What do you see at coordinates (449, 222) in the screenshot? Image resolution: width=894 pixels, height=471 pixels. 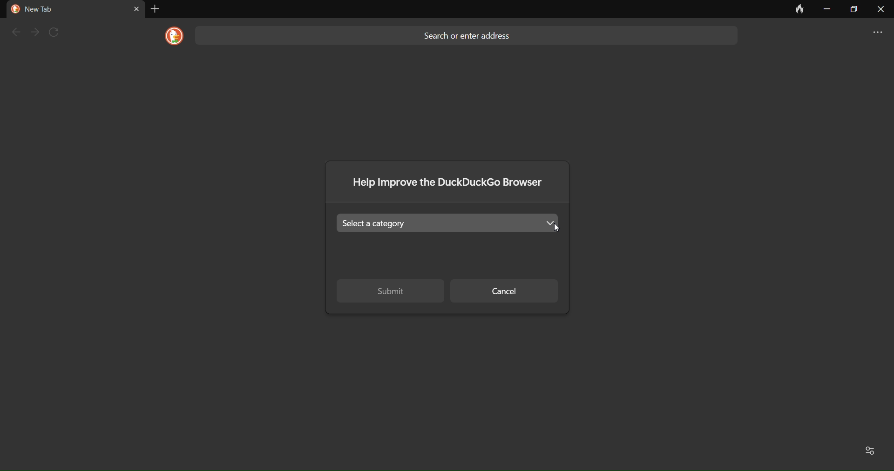 I see `Select the category` at bounding box center [449, 222].